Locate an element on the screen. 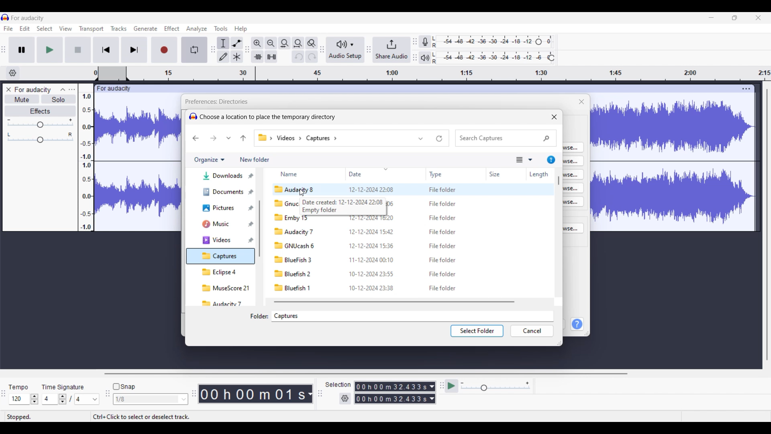 This screenshot has width=771, height=434. Help is located at coordinates (577, 324).